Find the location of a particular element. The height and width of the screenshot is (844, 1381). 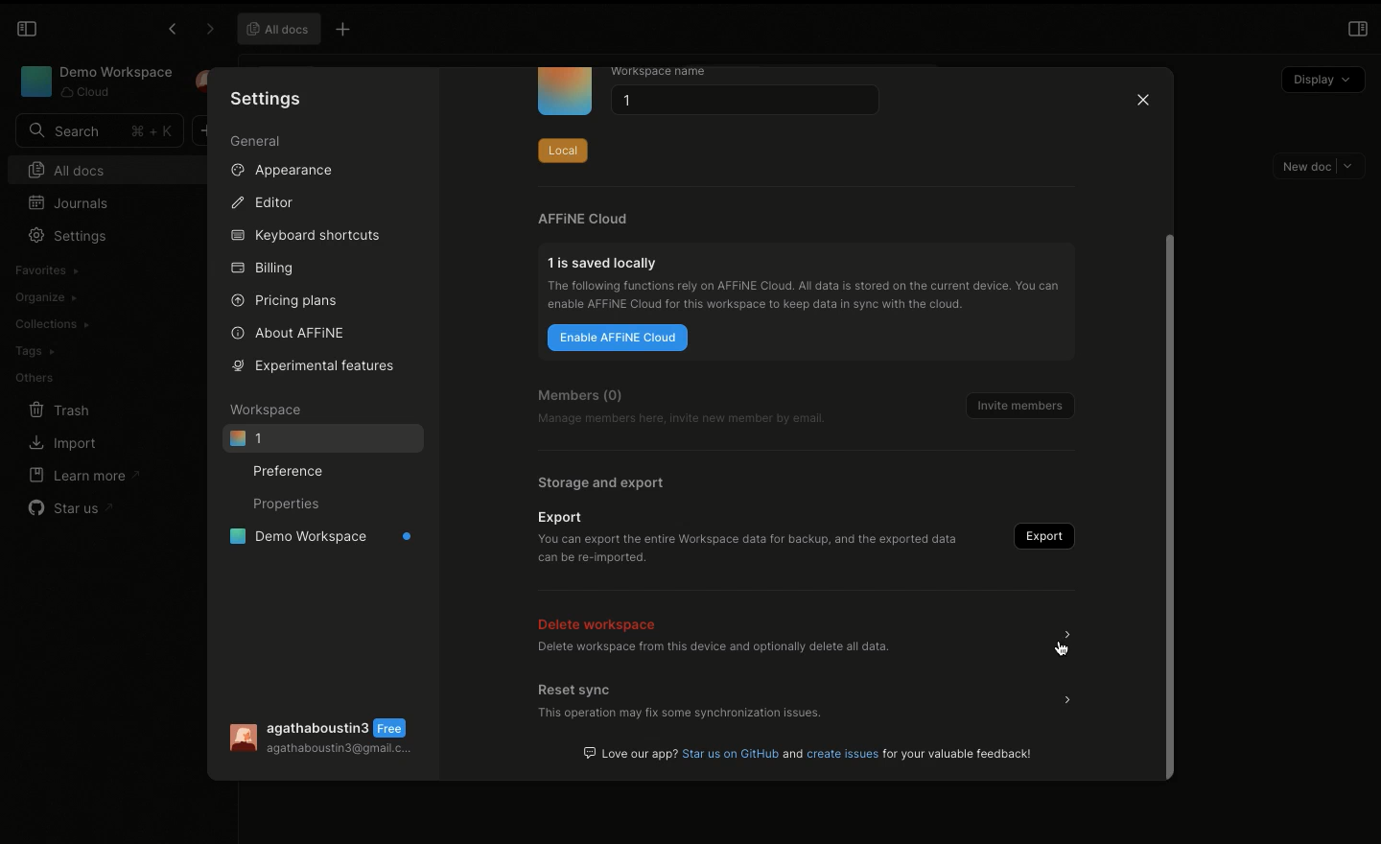

Favorites is located at coordinates (45, 270).